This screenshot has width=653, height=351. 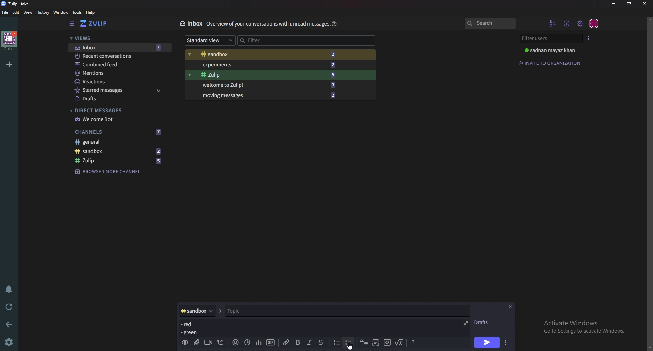 What do you see at coordinates (486, 343) in the screenshot?
I see `send` at bounding box center [486, 343].